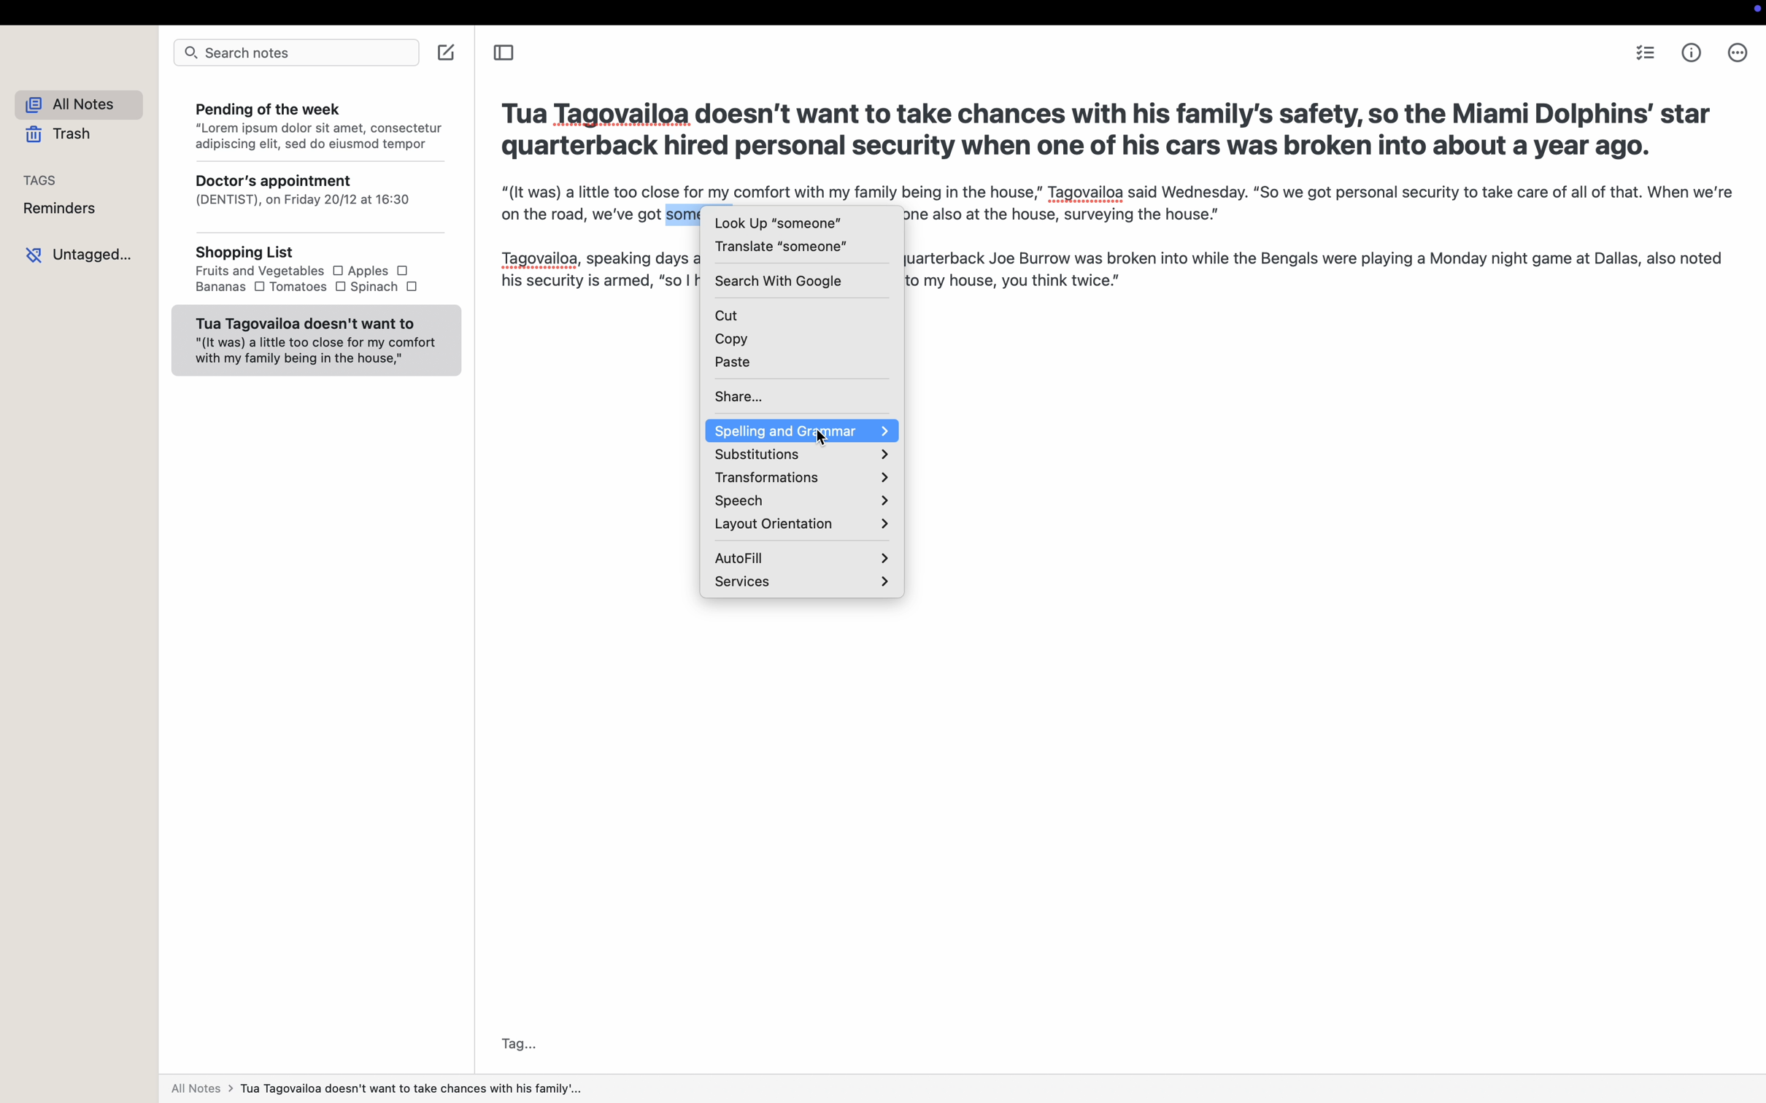 The width and height of the screenshot is (1766, 1103). I want to click on copy, so click(804, 340).